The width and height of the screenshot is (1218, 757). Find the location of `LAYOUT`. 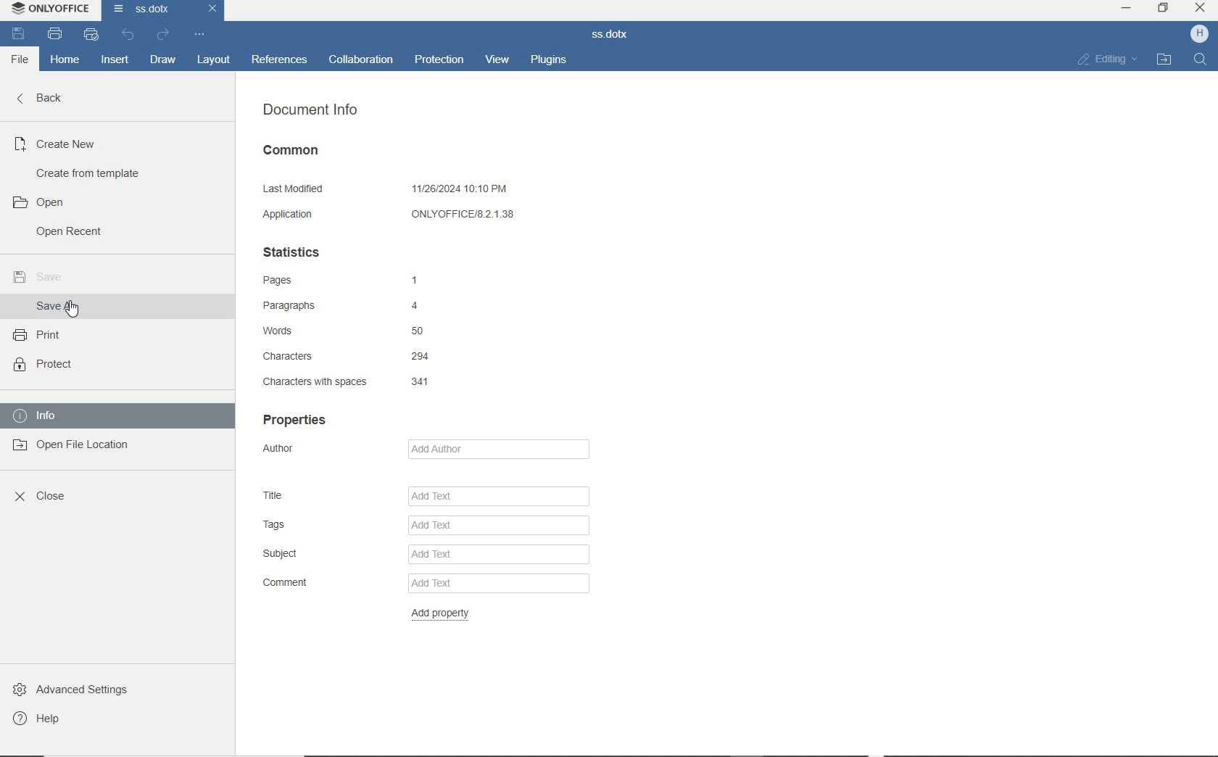

LAYOUT is located at coordinates (215, 59).